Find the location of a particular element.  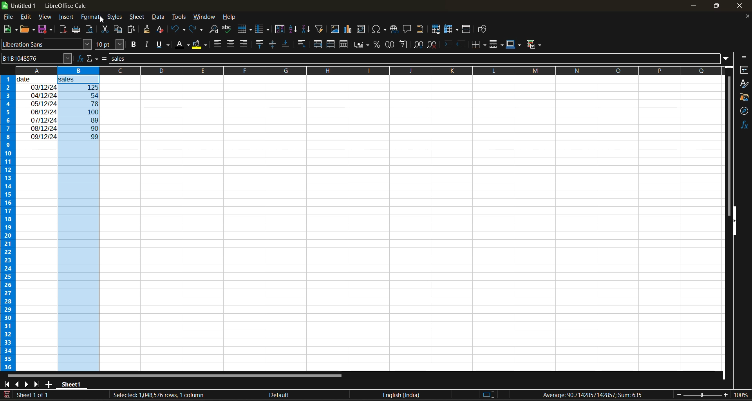

border style is located at coordinates (497, 45).